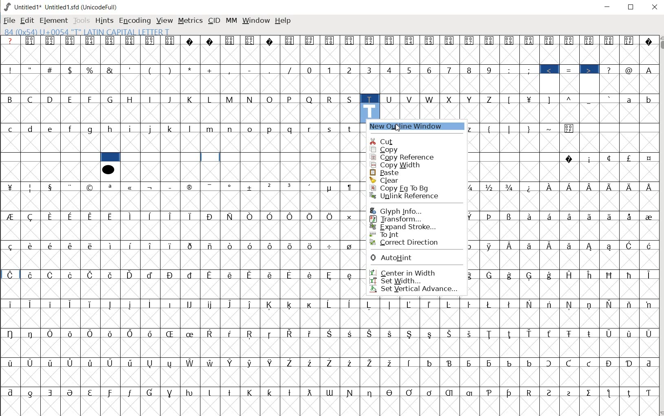  I want to click on center in width, so click(403, 271).